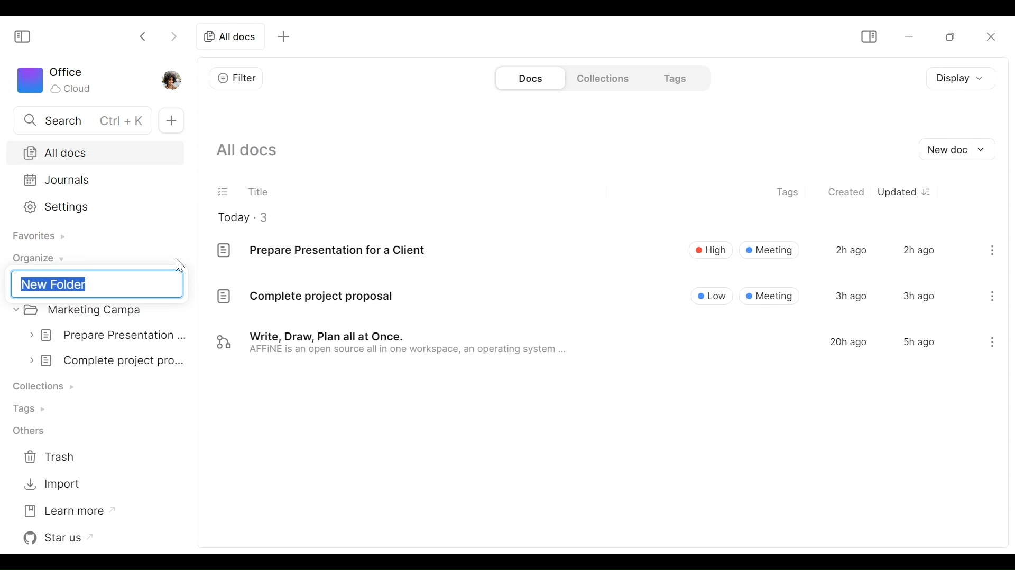 The image size is (1015, 570). What do you see at coordinates (88, 311) in the screenshot?
I see `Marketing campa` at bounding box center [88, 311].